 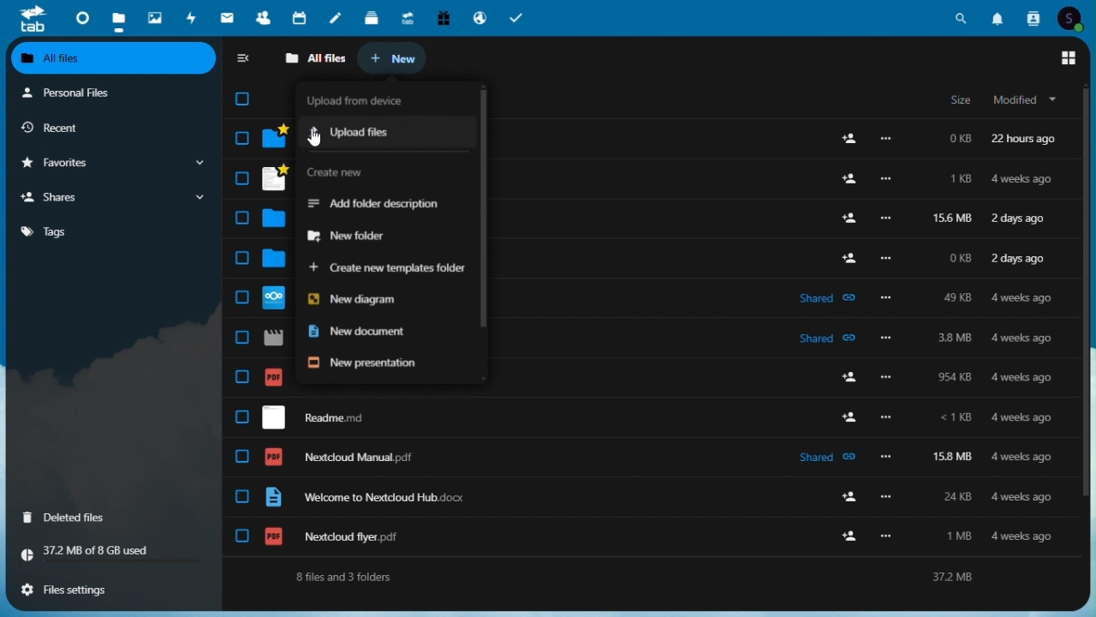 I want to click on create new, so click(x=377, y=173).